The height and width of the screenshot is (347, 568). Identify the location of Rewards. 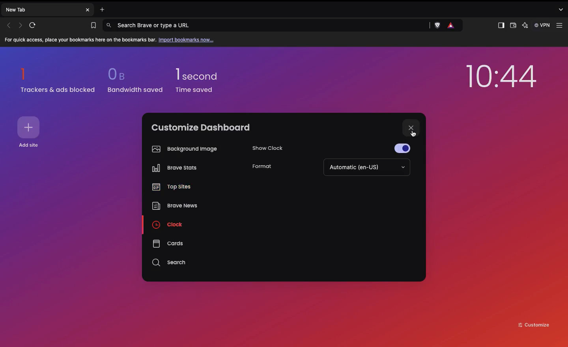
(452, 26).